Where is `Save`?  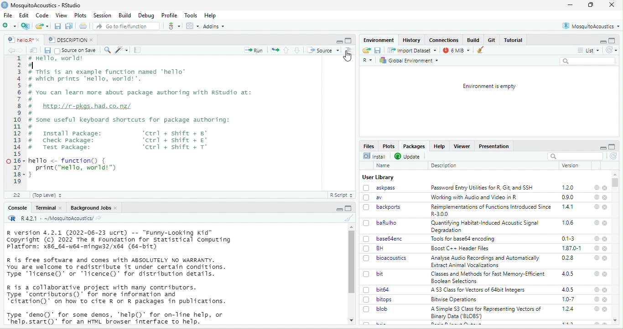
Save is located at coordinates (378, 50).